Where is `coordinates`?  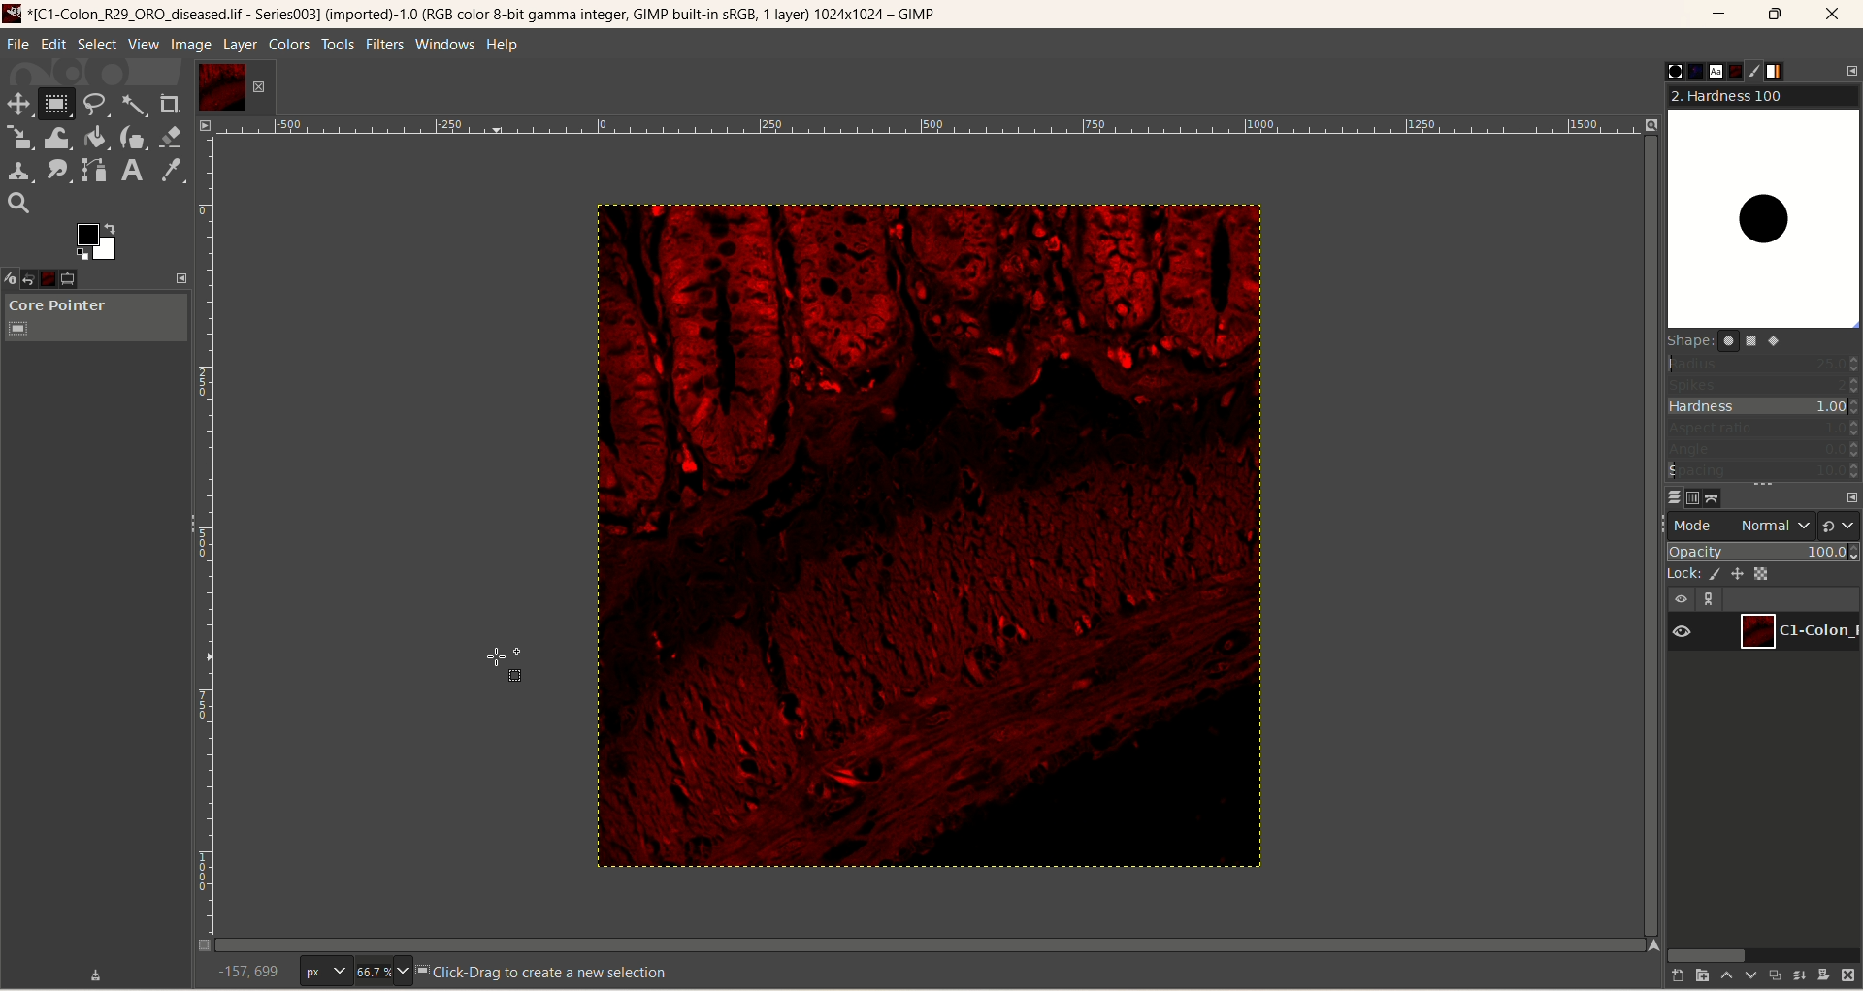
coordinates is located at coordinates (237, 972).